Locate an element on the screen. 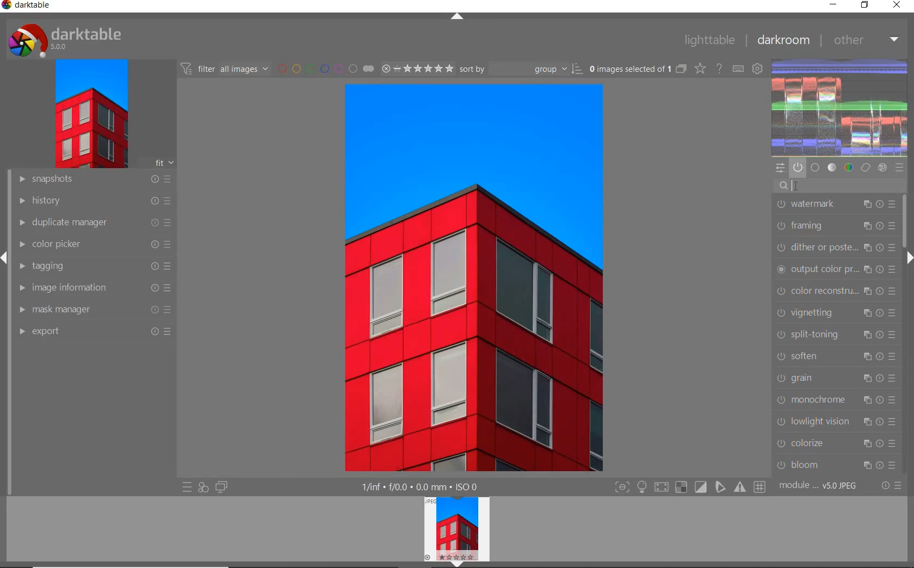 The image size is (914, 568). reset or presets & preferences is located at coordinates (891, 486).